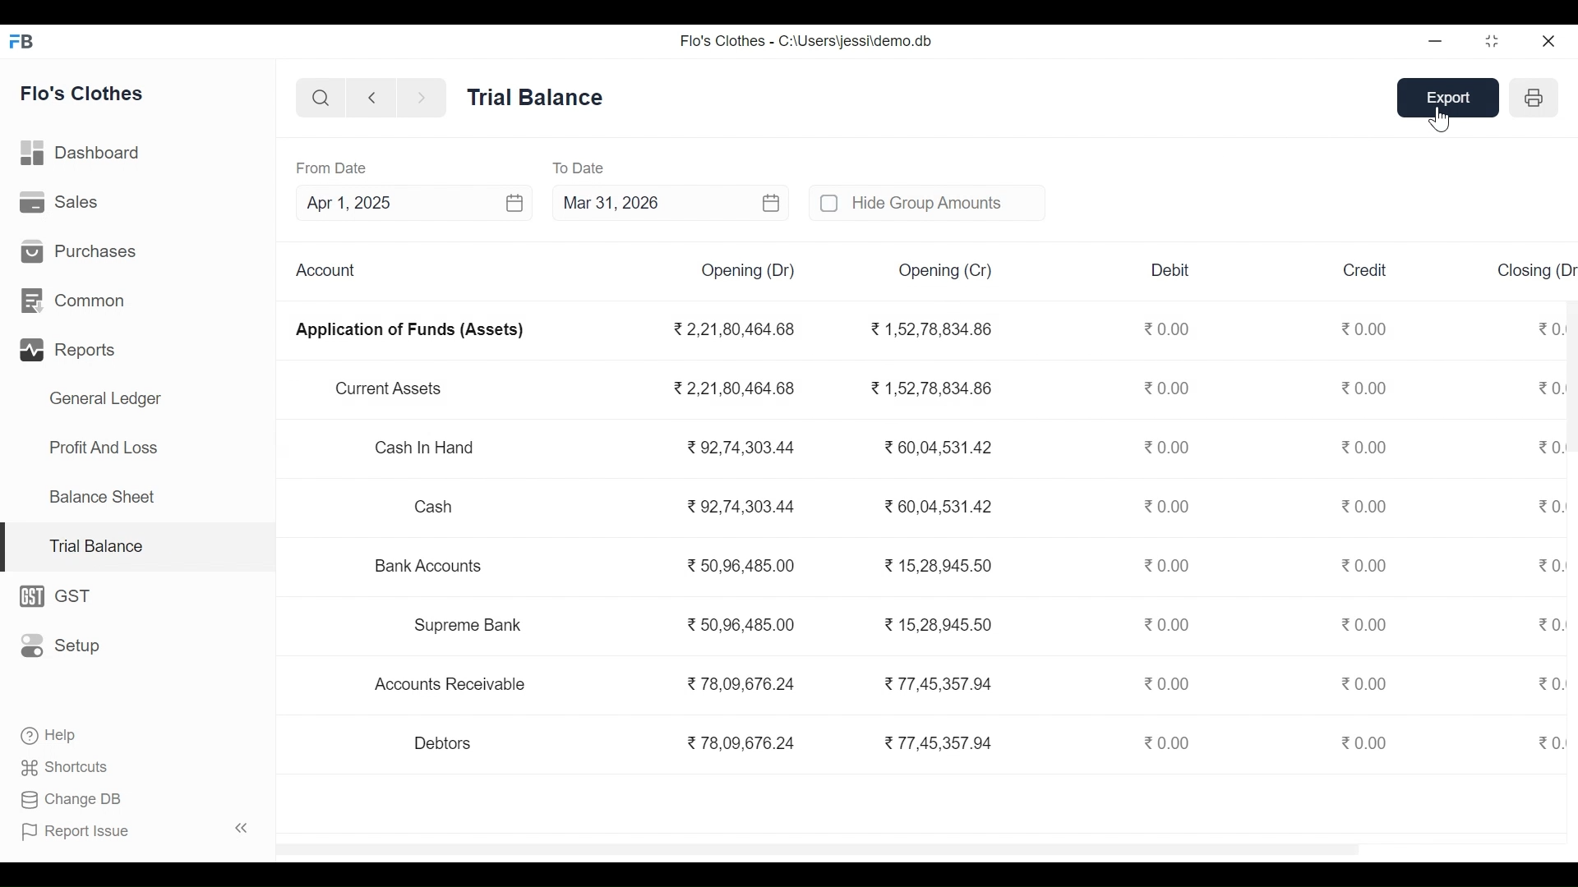 This screenshot has height=887, width=1578. I want to click on Mar 31, 2026, so click(672, 203).